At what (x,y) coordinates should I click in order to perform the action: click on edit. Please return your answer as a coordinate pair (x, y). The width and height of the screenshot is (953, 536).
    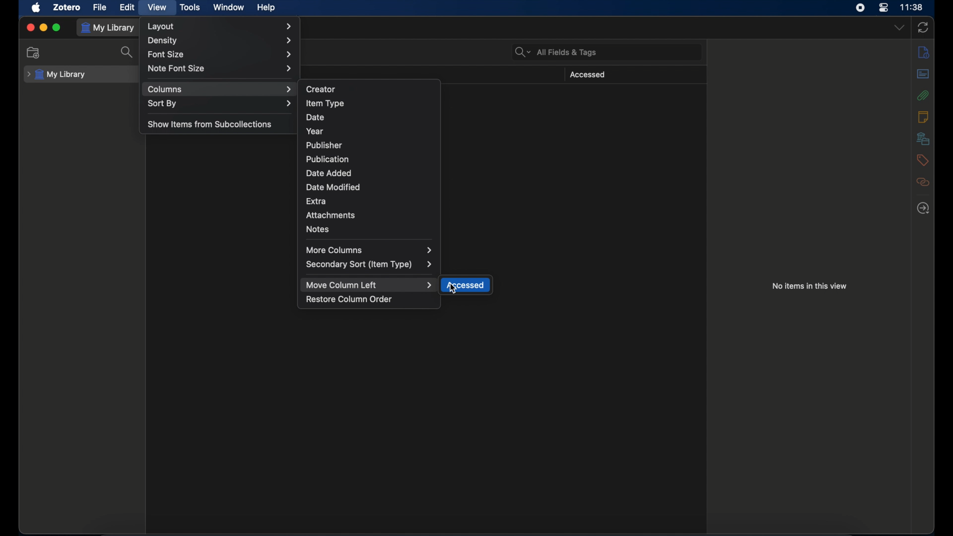
    Looking at the image, I should click on (128, 7).